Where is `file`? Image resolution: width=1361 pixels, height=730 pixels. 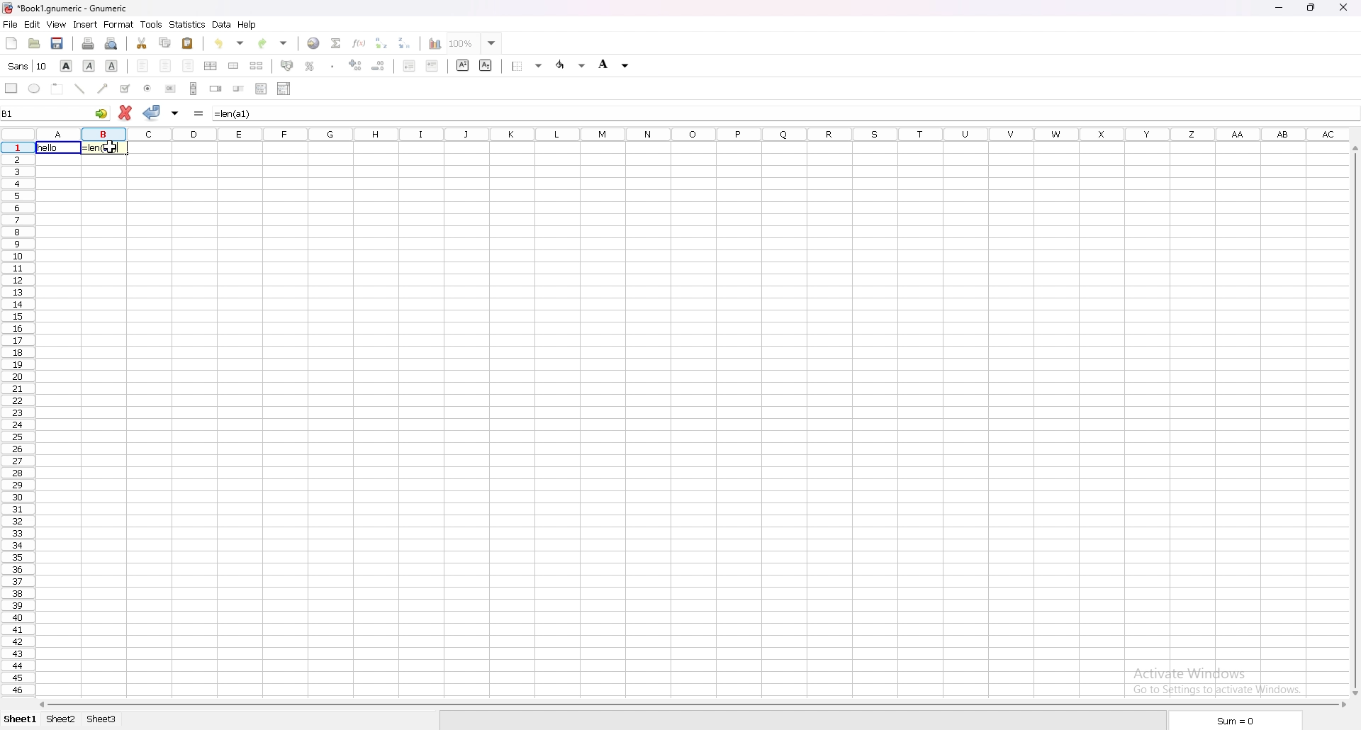 file is located at coordinates (10, 24).